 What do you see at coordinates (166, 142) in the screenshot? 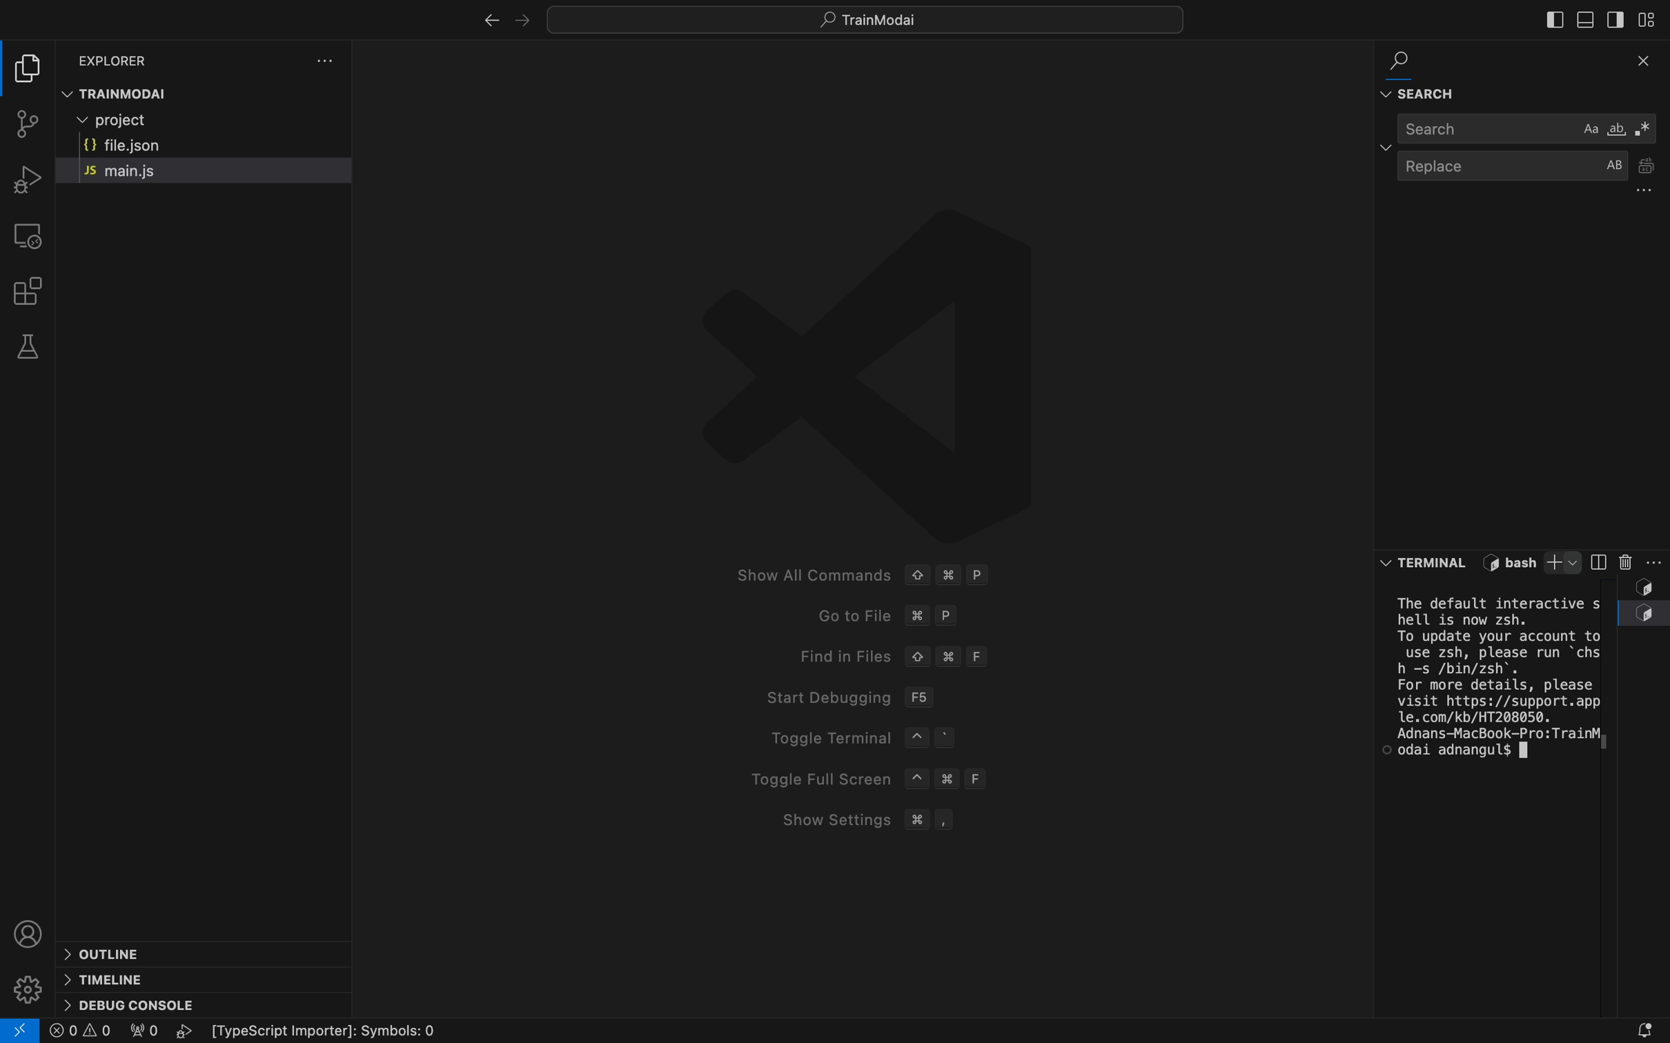
I see `file json` at bounding box center [166, 142].